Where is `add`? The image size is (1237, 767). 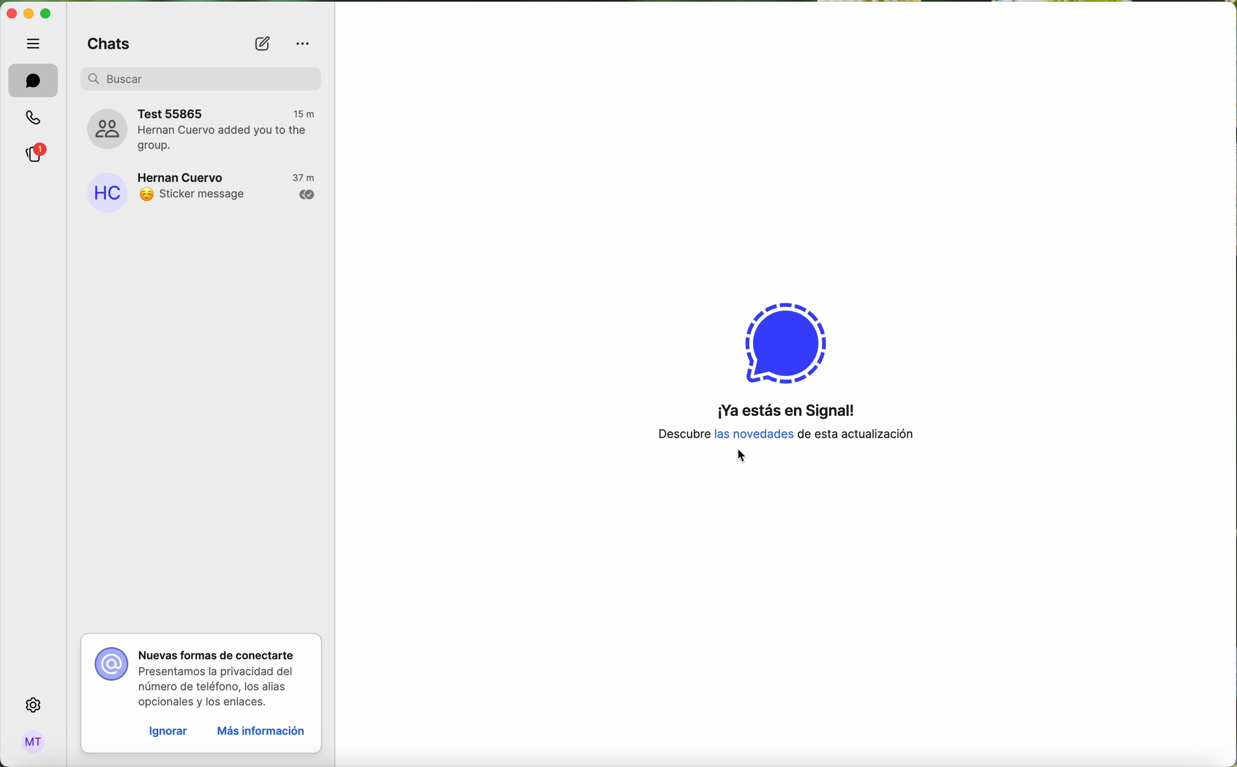
add is located at coordinates (264, 45).